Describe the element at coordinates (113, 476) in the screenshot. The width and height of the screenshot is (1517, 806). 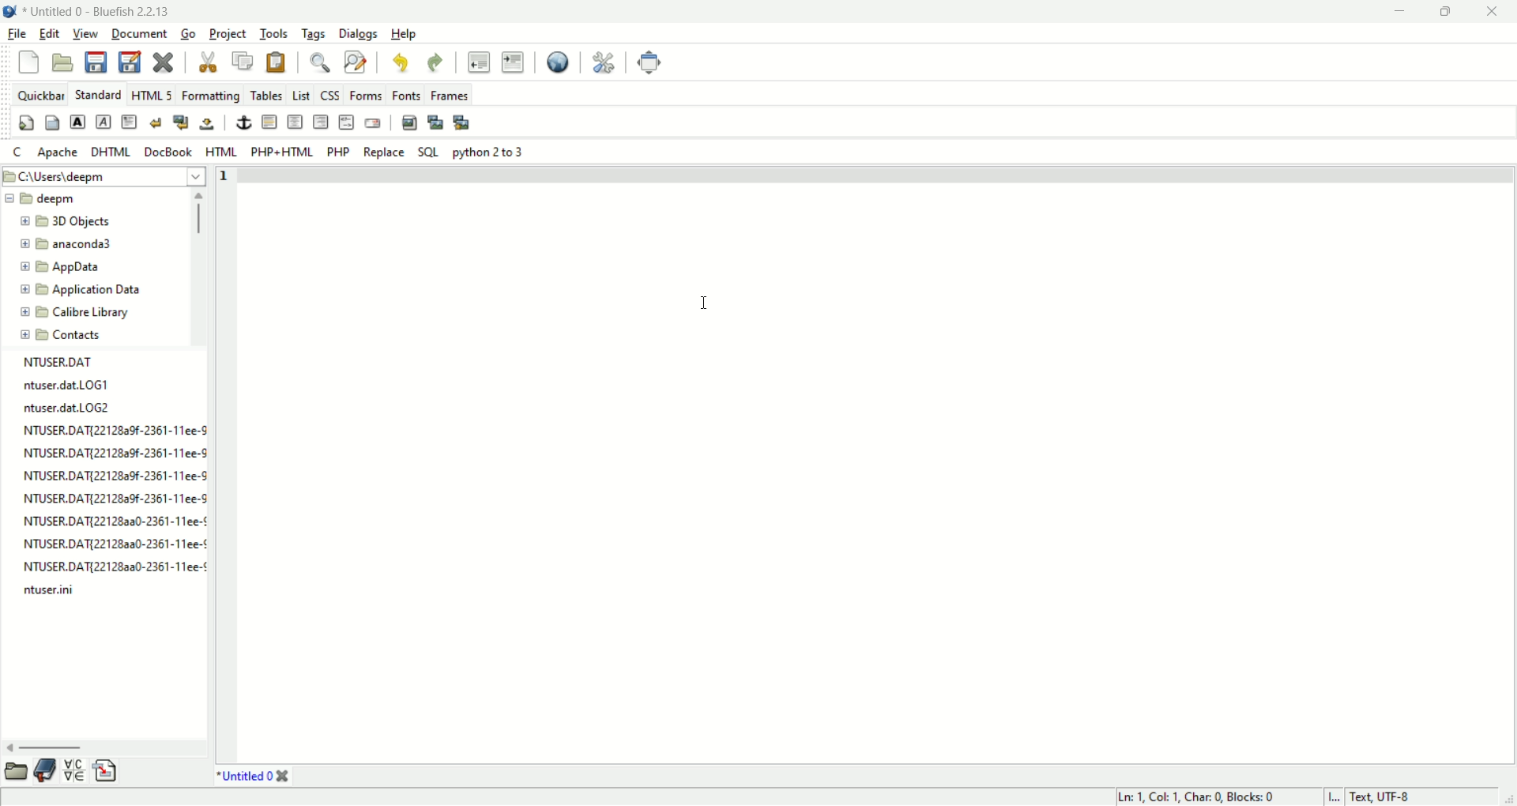
I see `NTUSER.DAT{2212829f-2361-11ee-3` at that location.